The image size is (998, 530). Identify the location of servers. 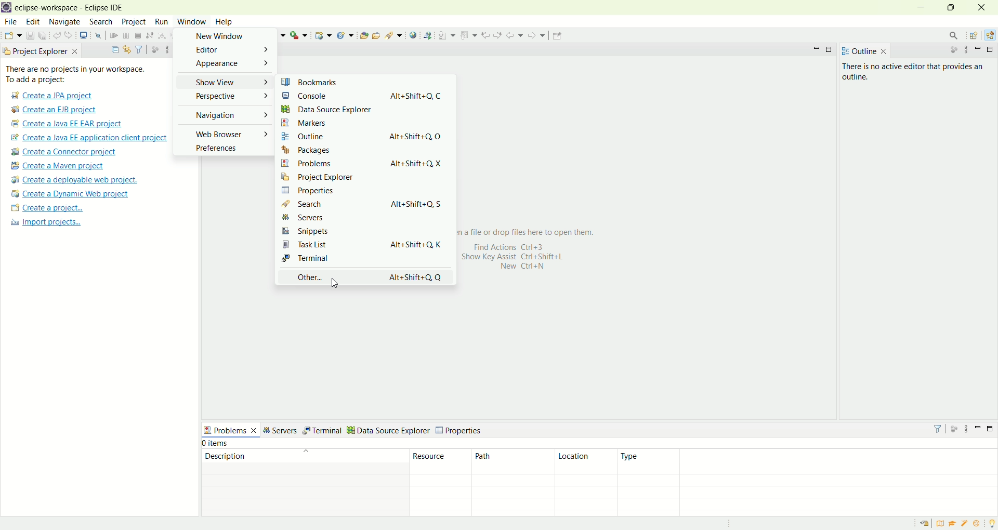
(280, 430).